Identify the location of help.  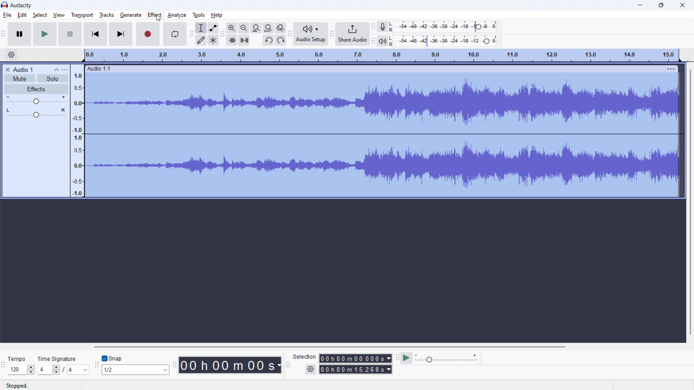
(217, 15).